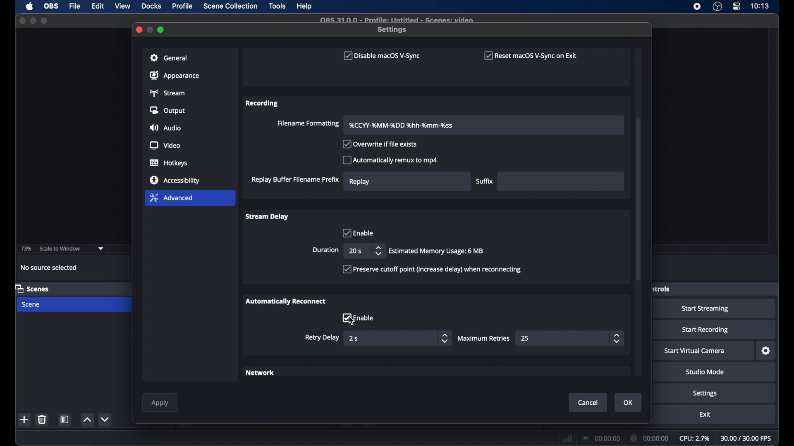 The width and height of the screenshot is (794, 446). I want to click on screen recorder, so click(696, 7).